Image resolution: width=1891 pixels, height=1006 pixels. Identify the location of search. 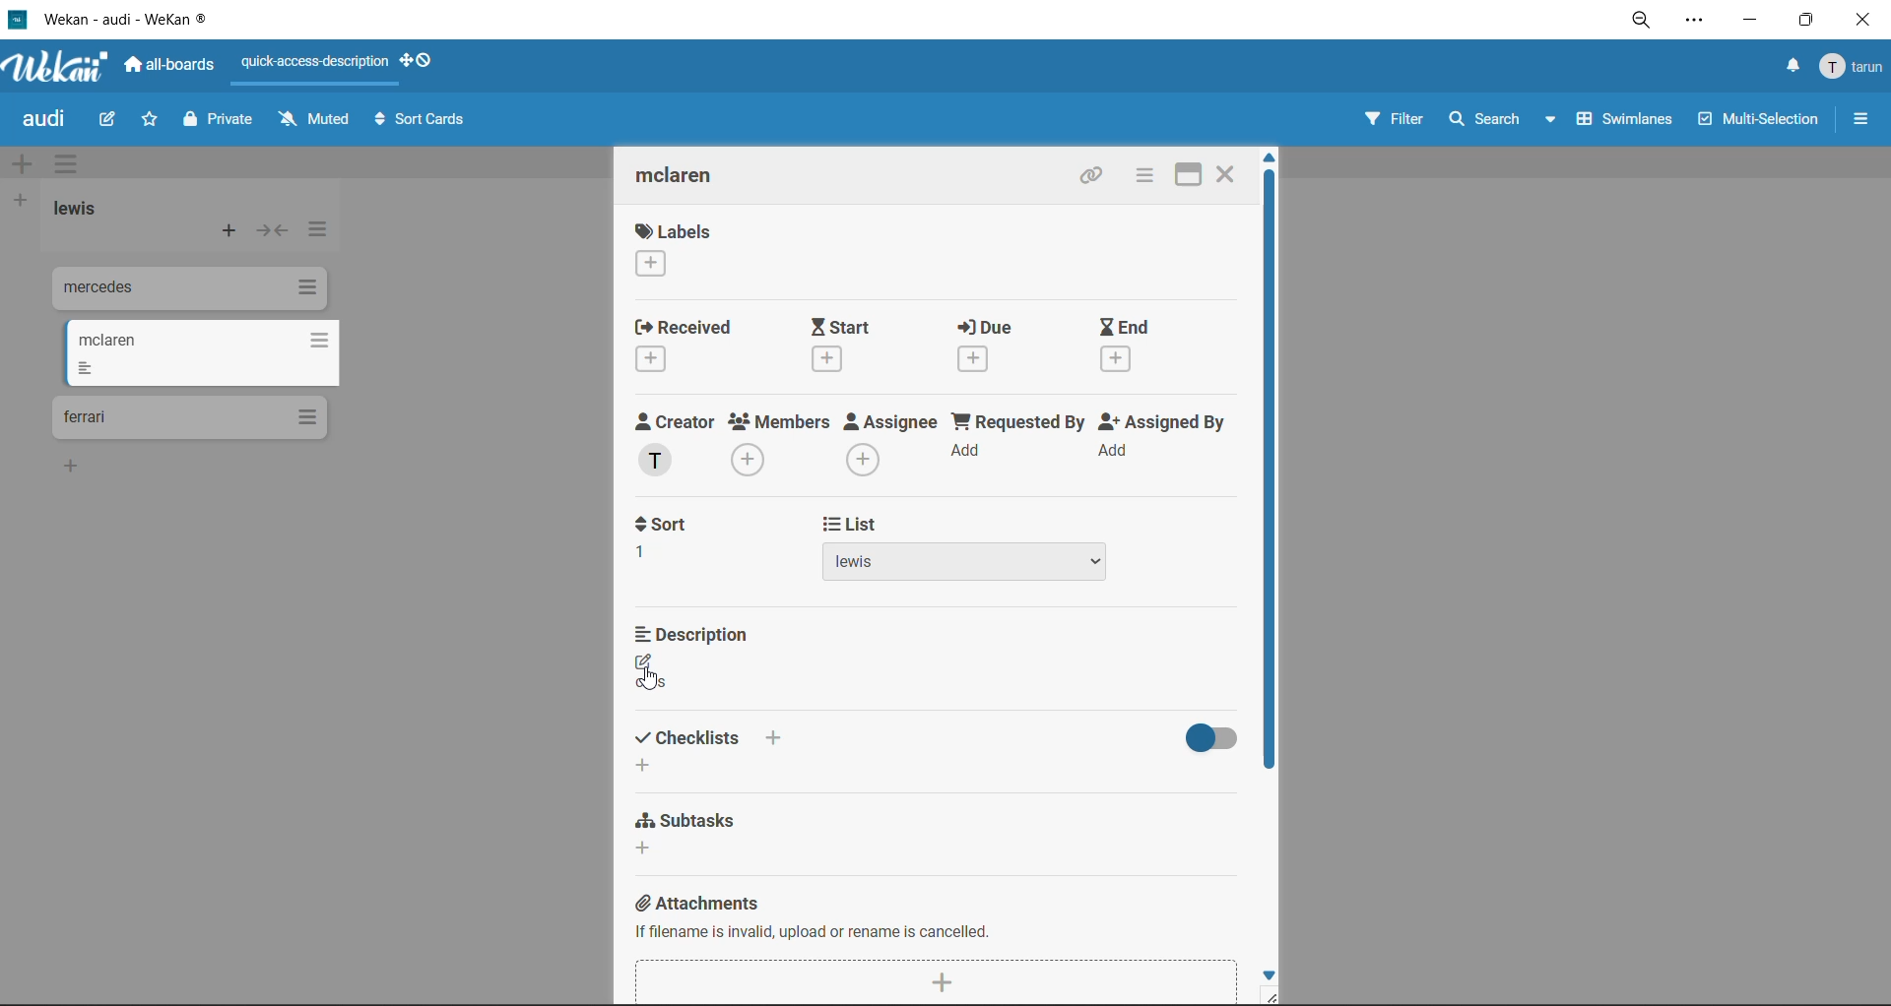
(1505, 120).